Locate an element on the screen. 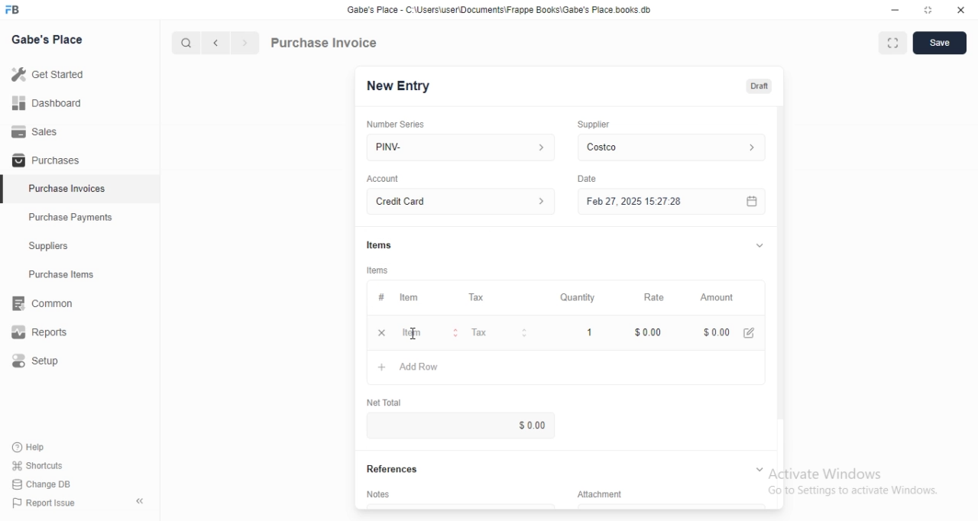 This screenshot has height=521, width=978. Add Row is located at coordinates (566, 367).